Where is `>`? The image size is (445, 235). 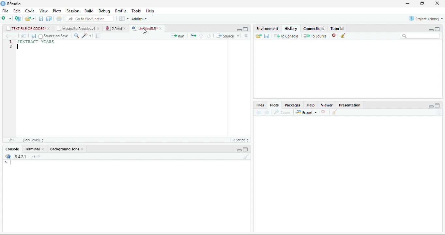
> is located at coordinates (8, 163).